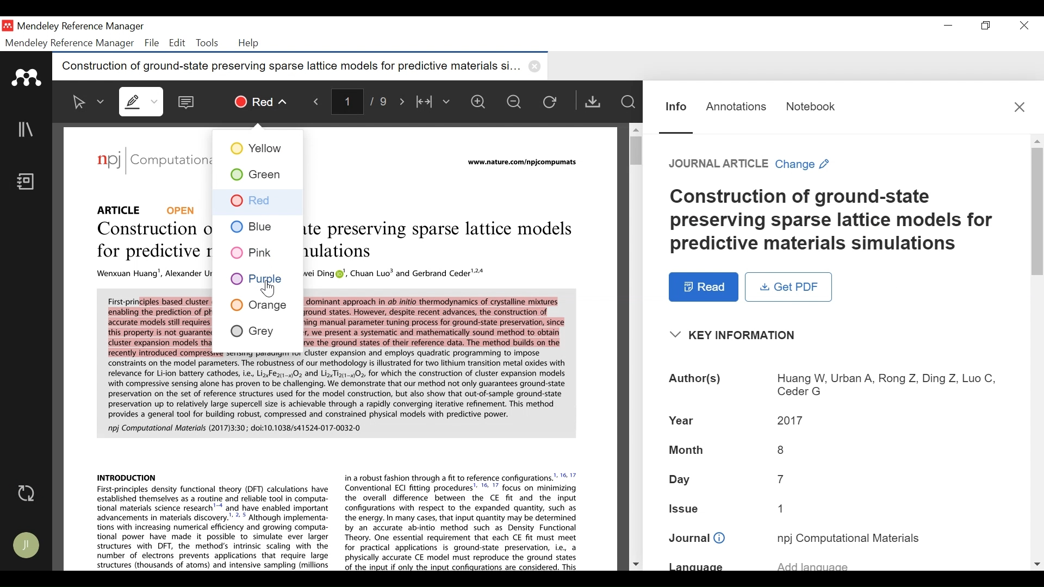 This screenshot has width=1044, height=587. What do you see at coordinates (257, 202) in the screenshot?
I see `Red` at bounding box center [257, 202].